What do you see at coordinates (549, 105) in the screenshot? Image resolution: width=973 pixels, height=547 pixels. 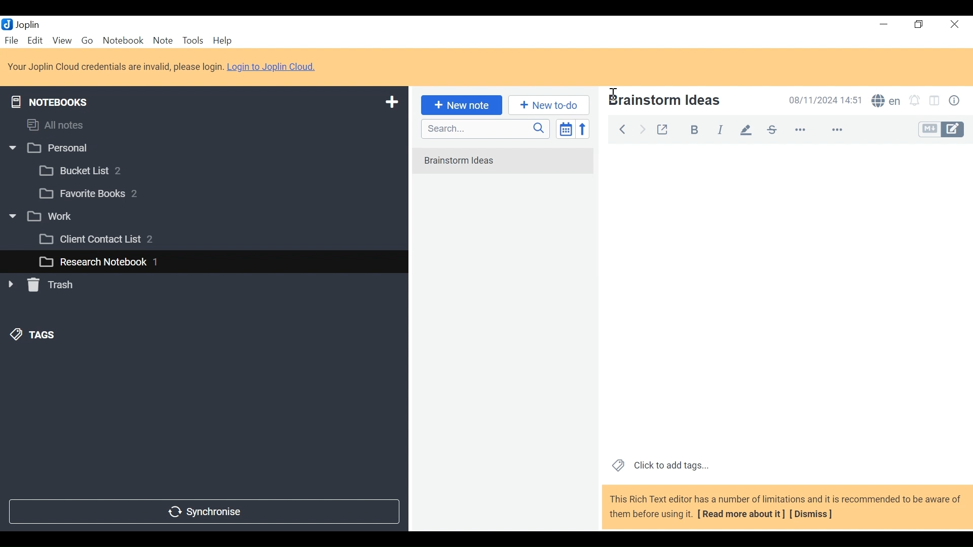 I see `Add New to Do` at bounding box center [549, 105].